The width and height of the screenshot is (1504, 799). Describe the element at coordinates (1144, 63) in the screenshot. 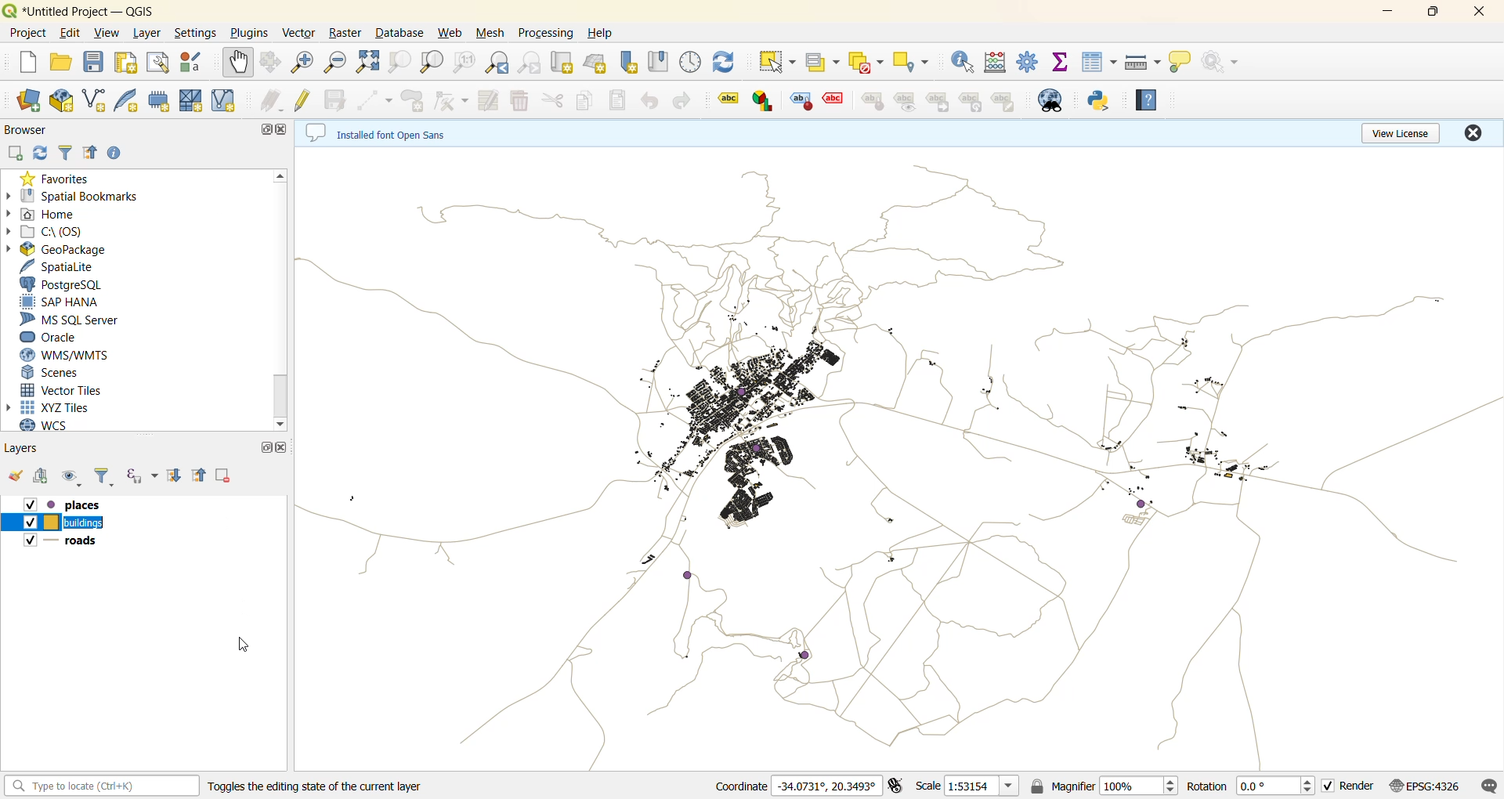

I see `measure line` at that location.